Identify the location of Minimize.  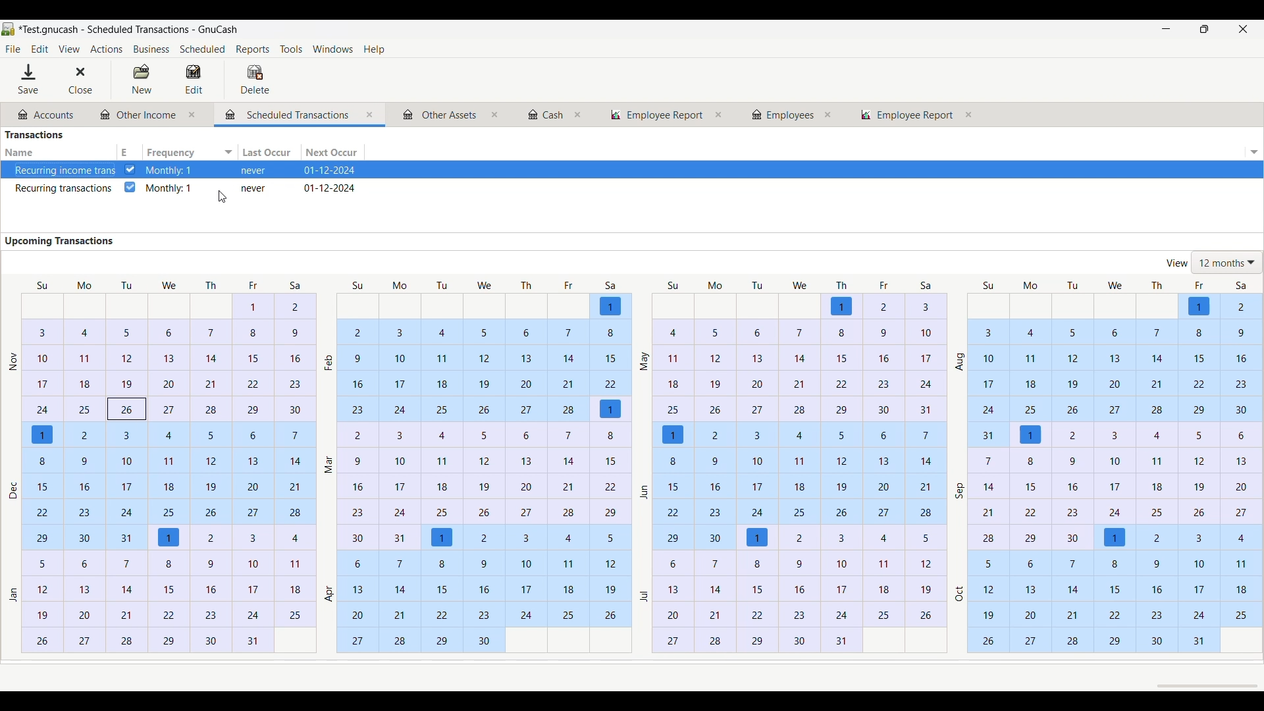
(1161, 30).